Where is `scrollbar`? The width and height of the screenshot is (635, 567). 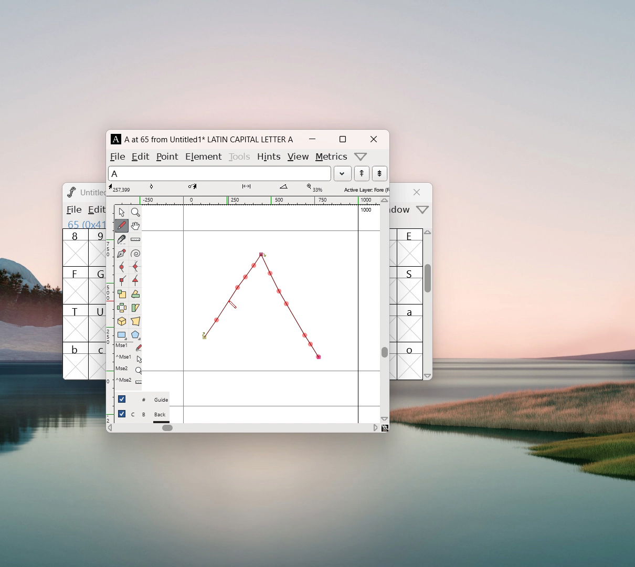 scrollbar is located at coordinates (428, 283).